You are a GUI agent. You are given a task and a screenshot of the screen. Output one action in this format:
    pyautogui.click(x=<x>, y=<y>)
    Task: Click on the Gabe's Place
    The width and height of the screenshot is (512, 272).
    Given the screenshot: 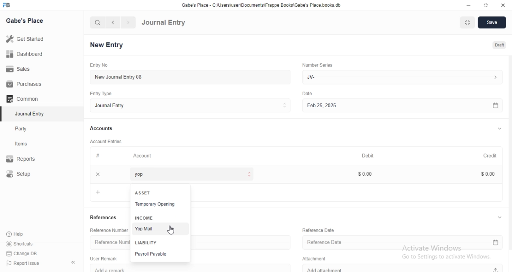 What is the action you would take?
    pyautogui.click(x=24, y=21)
    